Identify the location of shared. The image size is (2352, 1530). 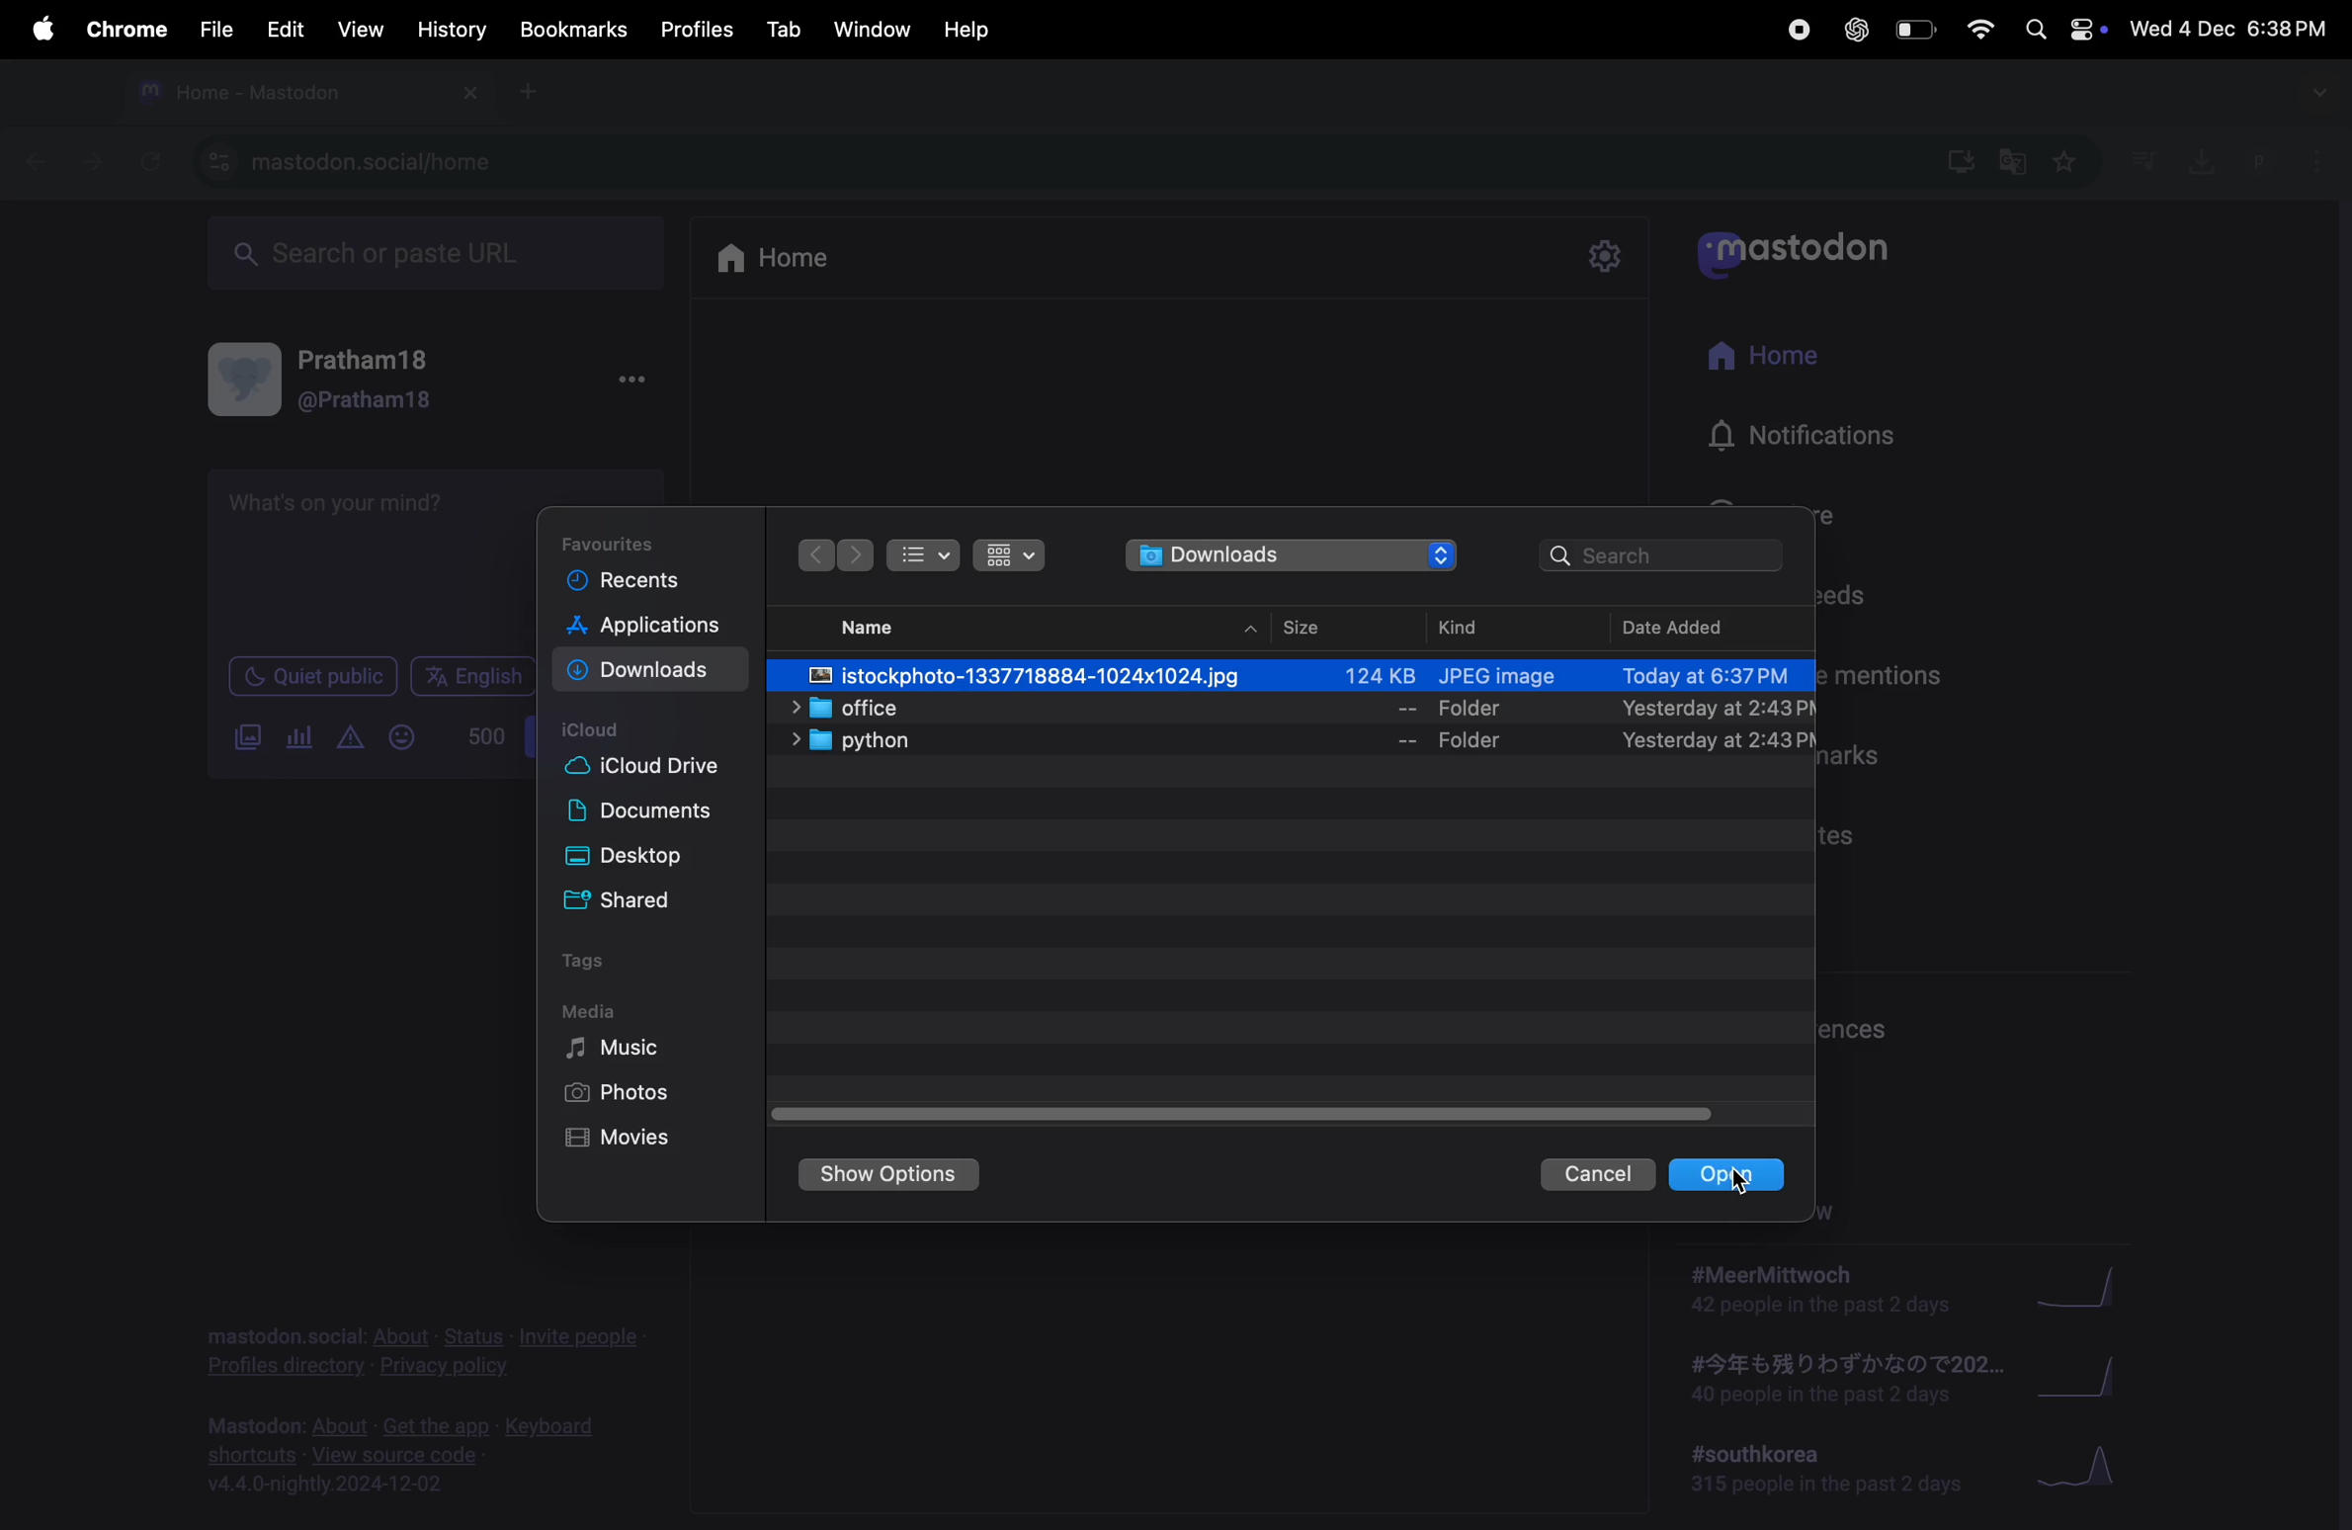
(662, 901).